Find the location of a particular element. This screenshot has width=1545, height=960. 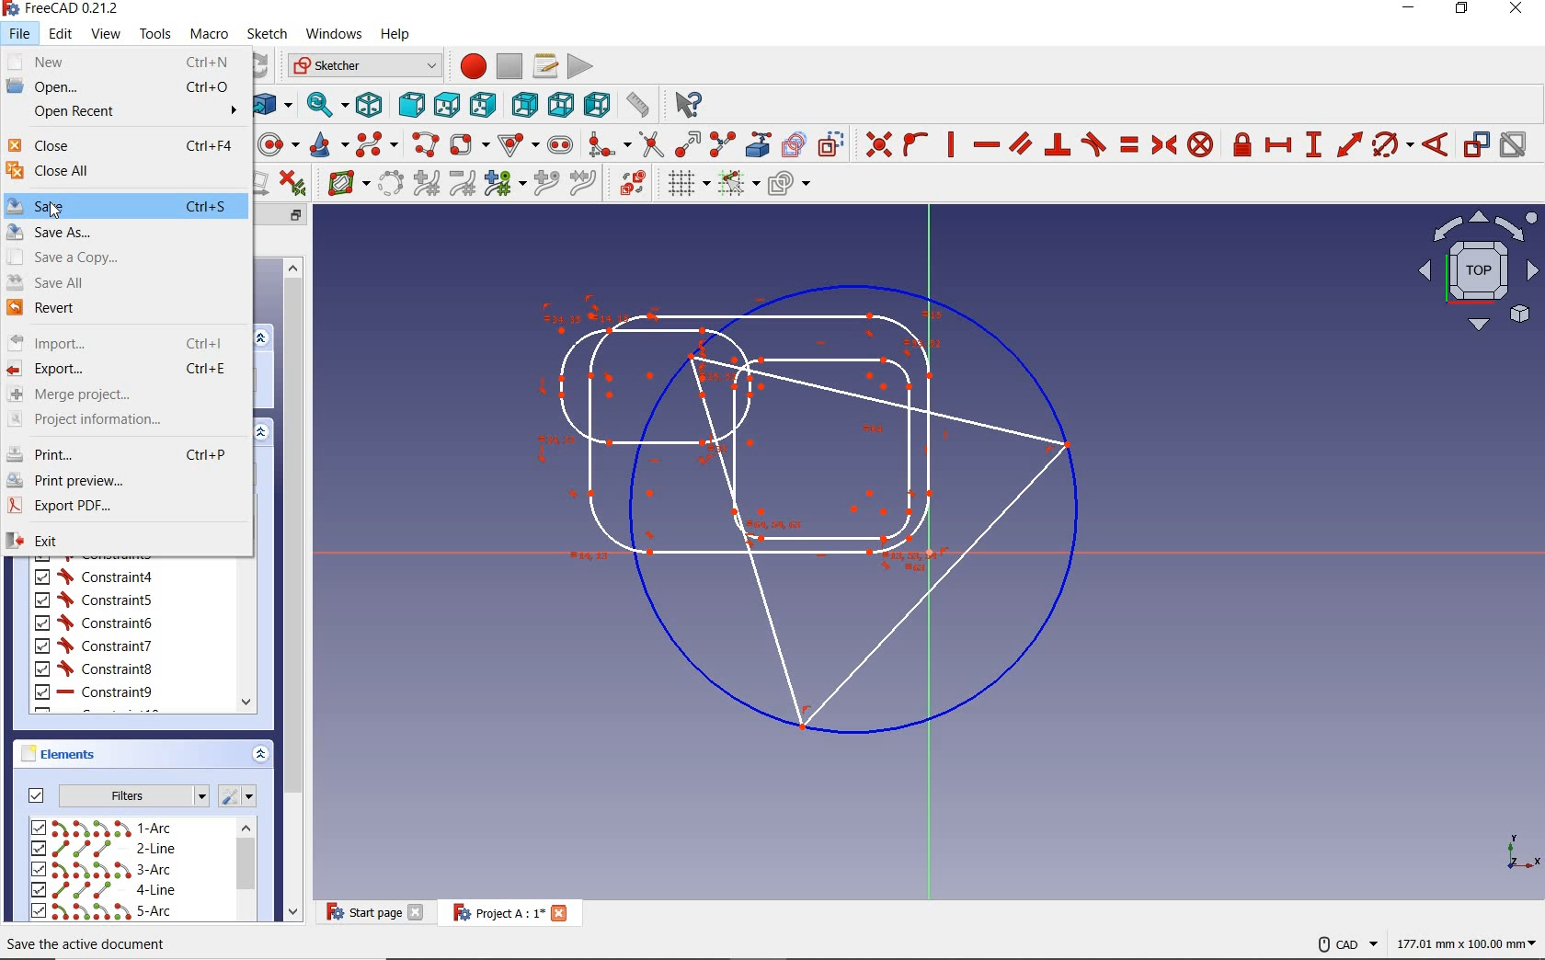

macros is located at coordinates (544, 66).